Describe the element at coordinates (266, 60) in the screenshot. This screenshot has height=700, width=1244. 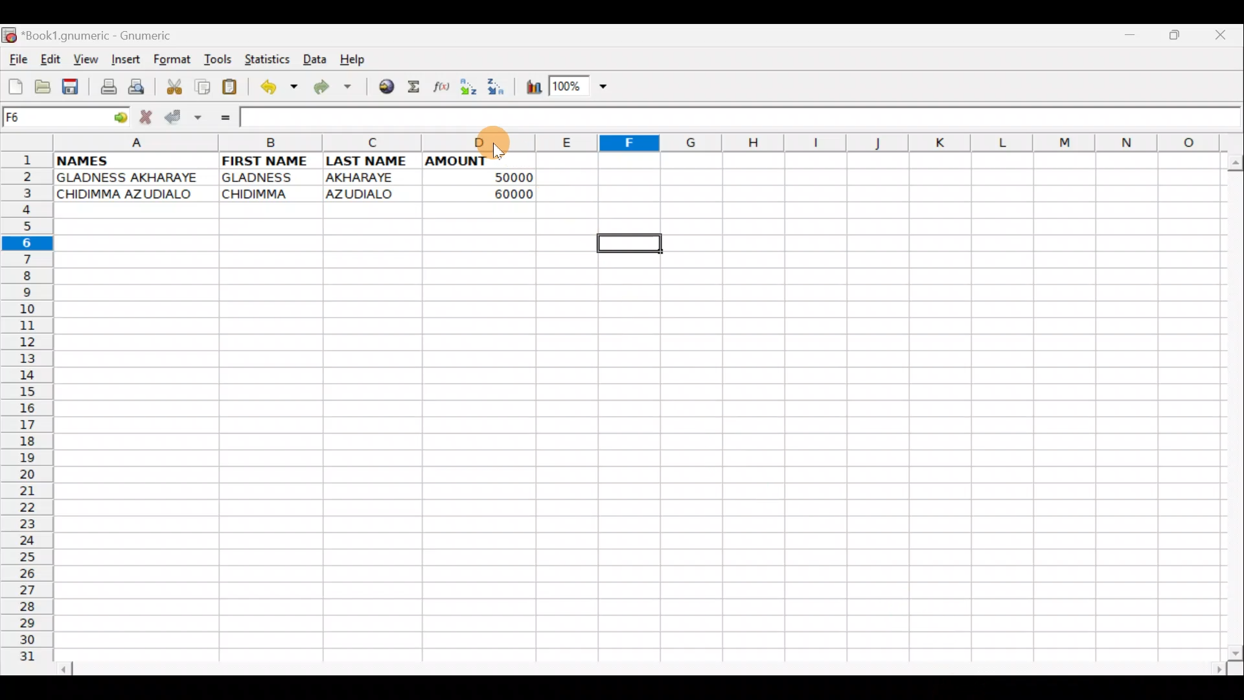
I see `Statistics` at that location.